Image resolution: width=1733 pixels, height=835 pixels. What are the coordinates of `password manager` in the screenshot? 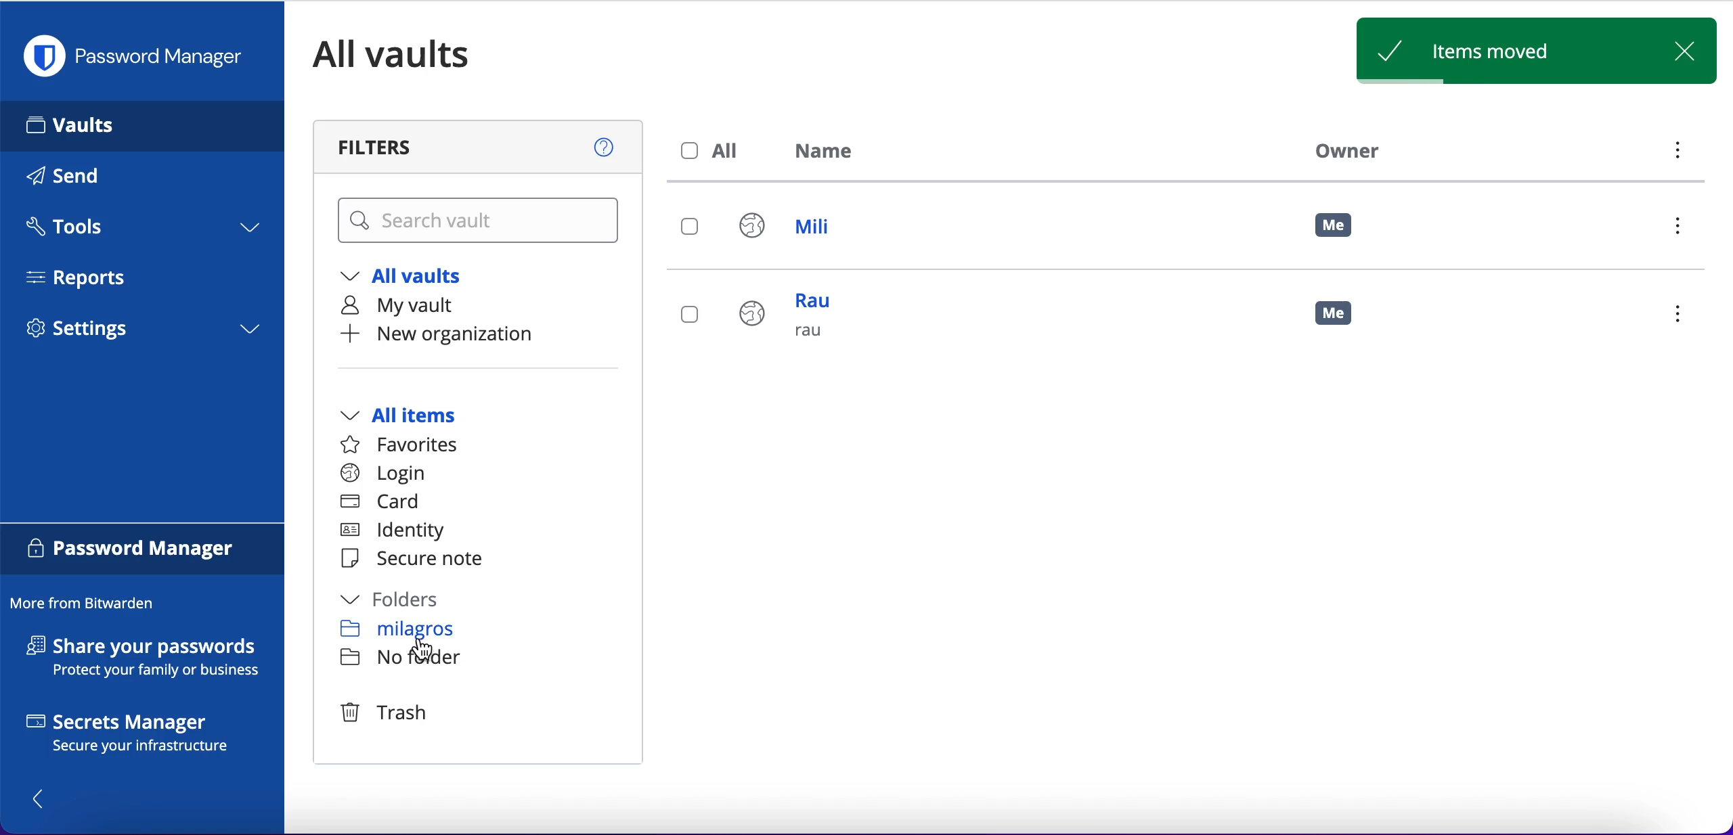 It's located at (139, 56).